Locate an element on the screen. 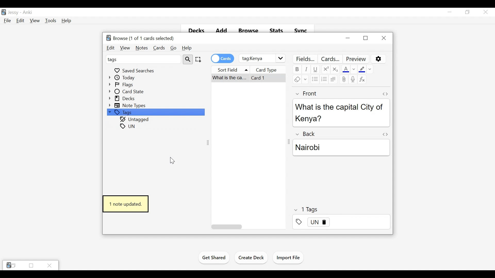 Image resolution: width=495 pixels, height=278 pixels.  is located at coordinates (335, 69).